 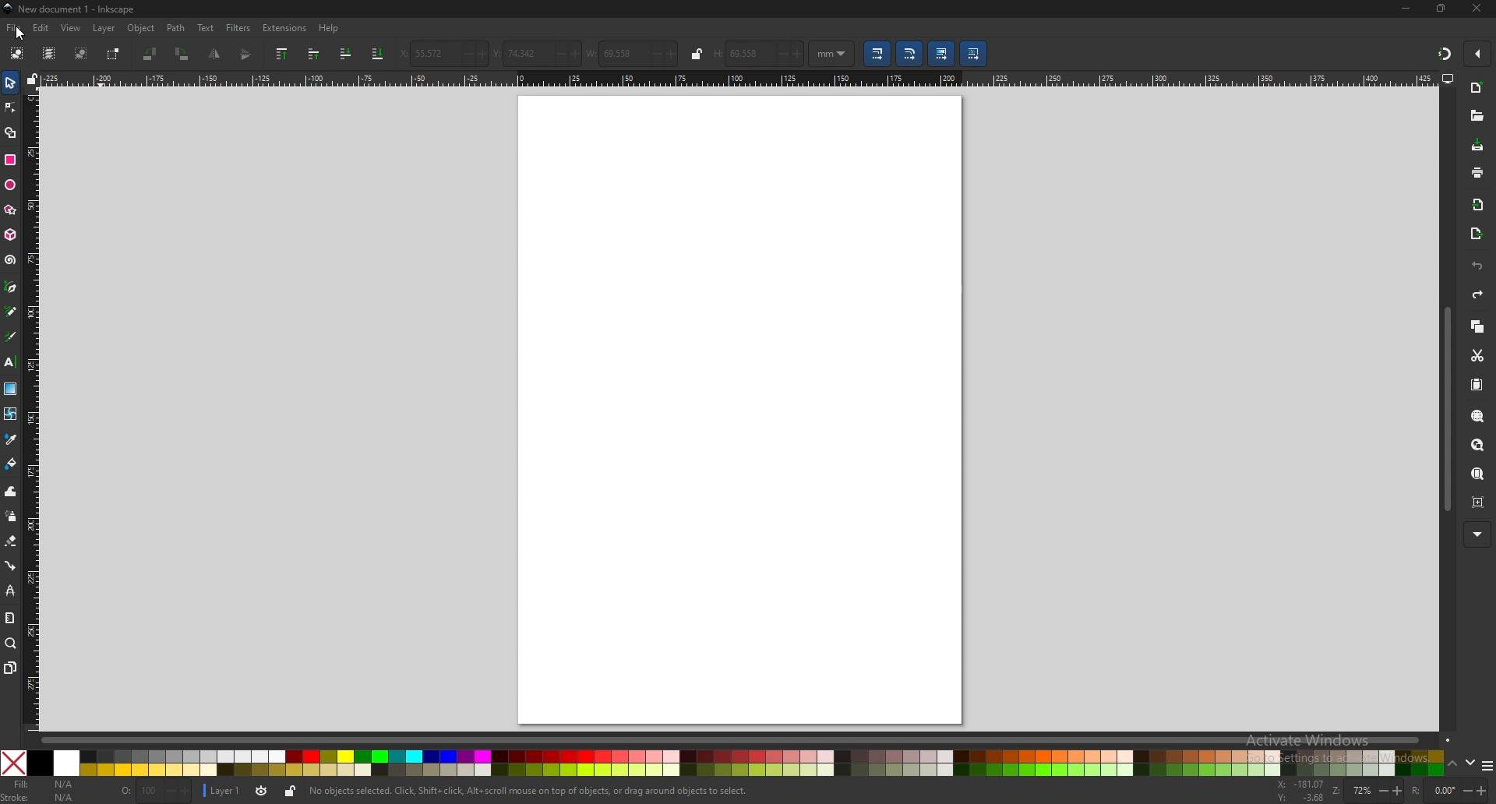 I want to click on polygon, so click(x=10, y=210).